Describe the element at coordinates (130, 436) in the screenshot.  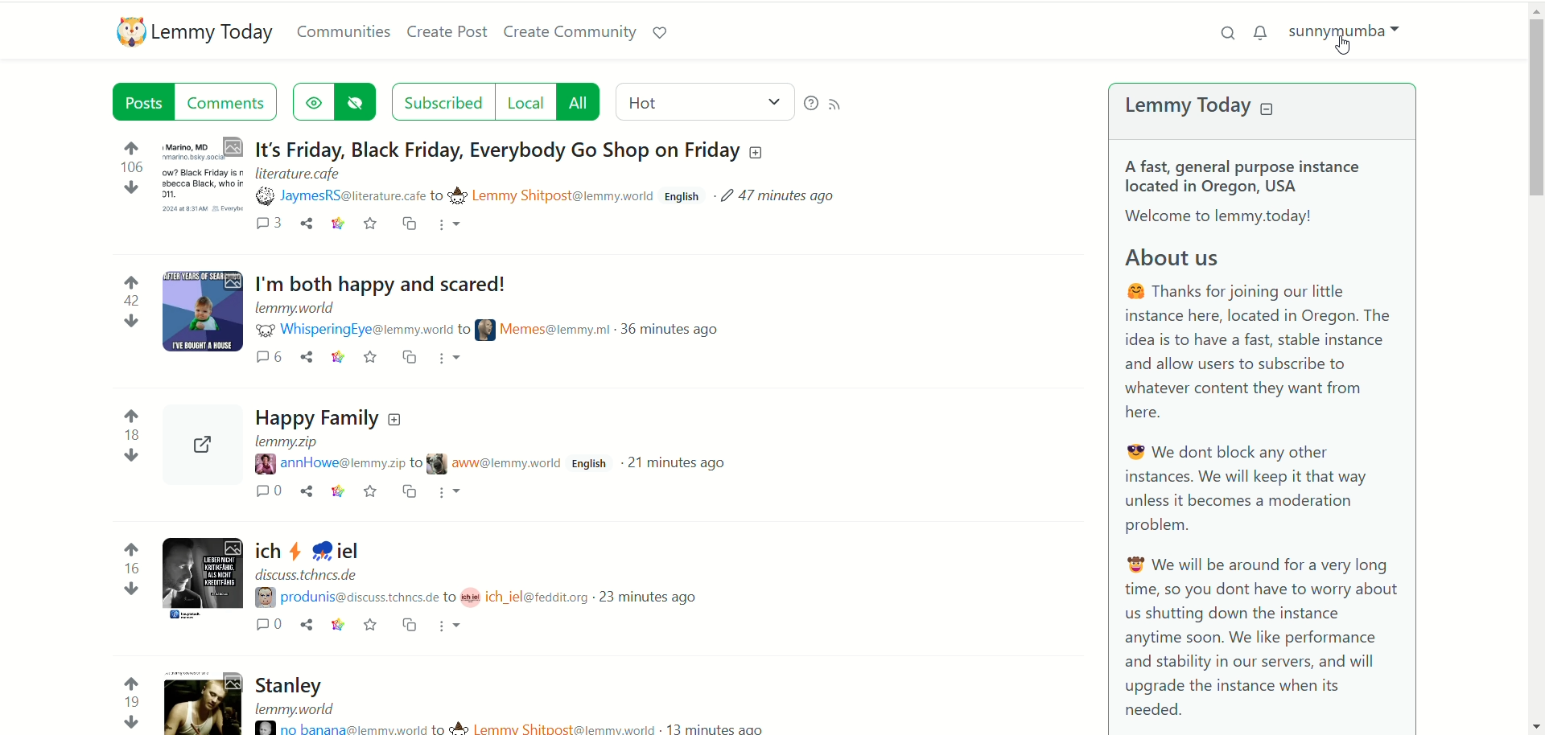
I see `votes` at that location.